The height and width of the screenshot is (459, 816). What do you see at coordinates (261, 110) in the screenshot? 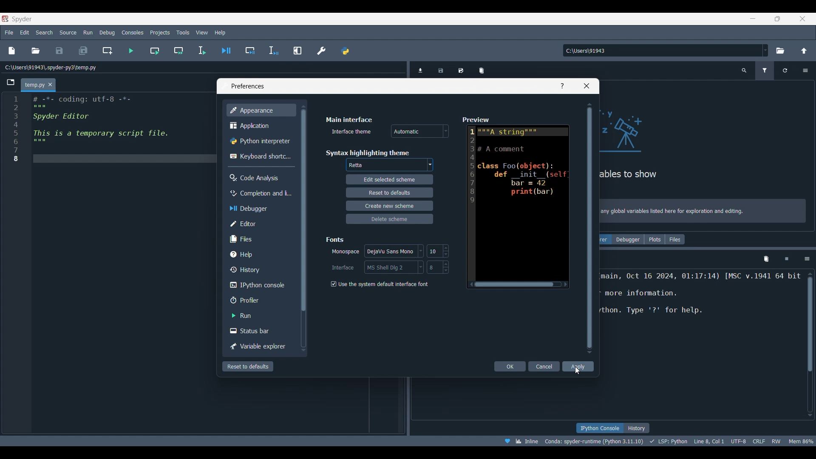
I see `Appearance, current selection highlighted` at bounding box center [261, 110].